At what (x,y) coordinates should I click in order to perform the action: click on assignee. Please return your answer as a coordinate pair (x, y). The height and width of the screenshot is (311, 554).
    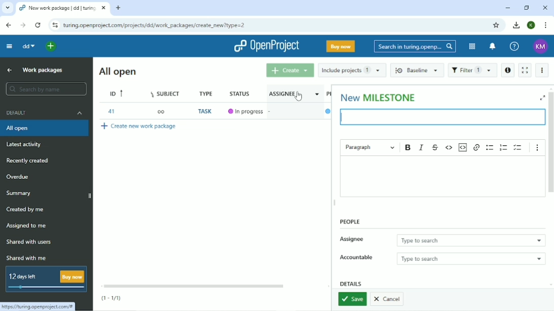
    Looking at the image, I should click on (284, 92).